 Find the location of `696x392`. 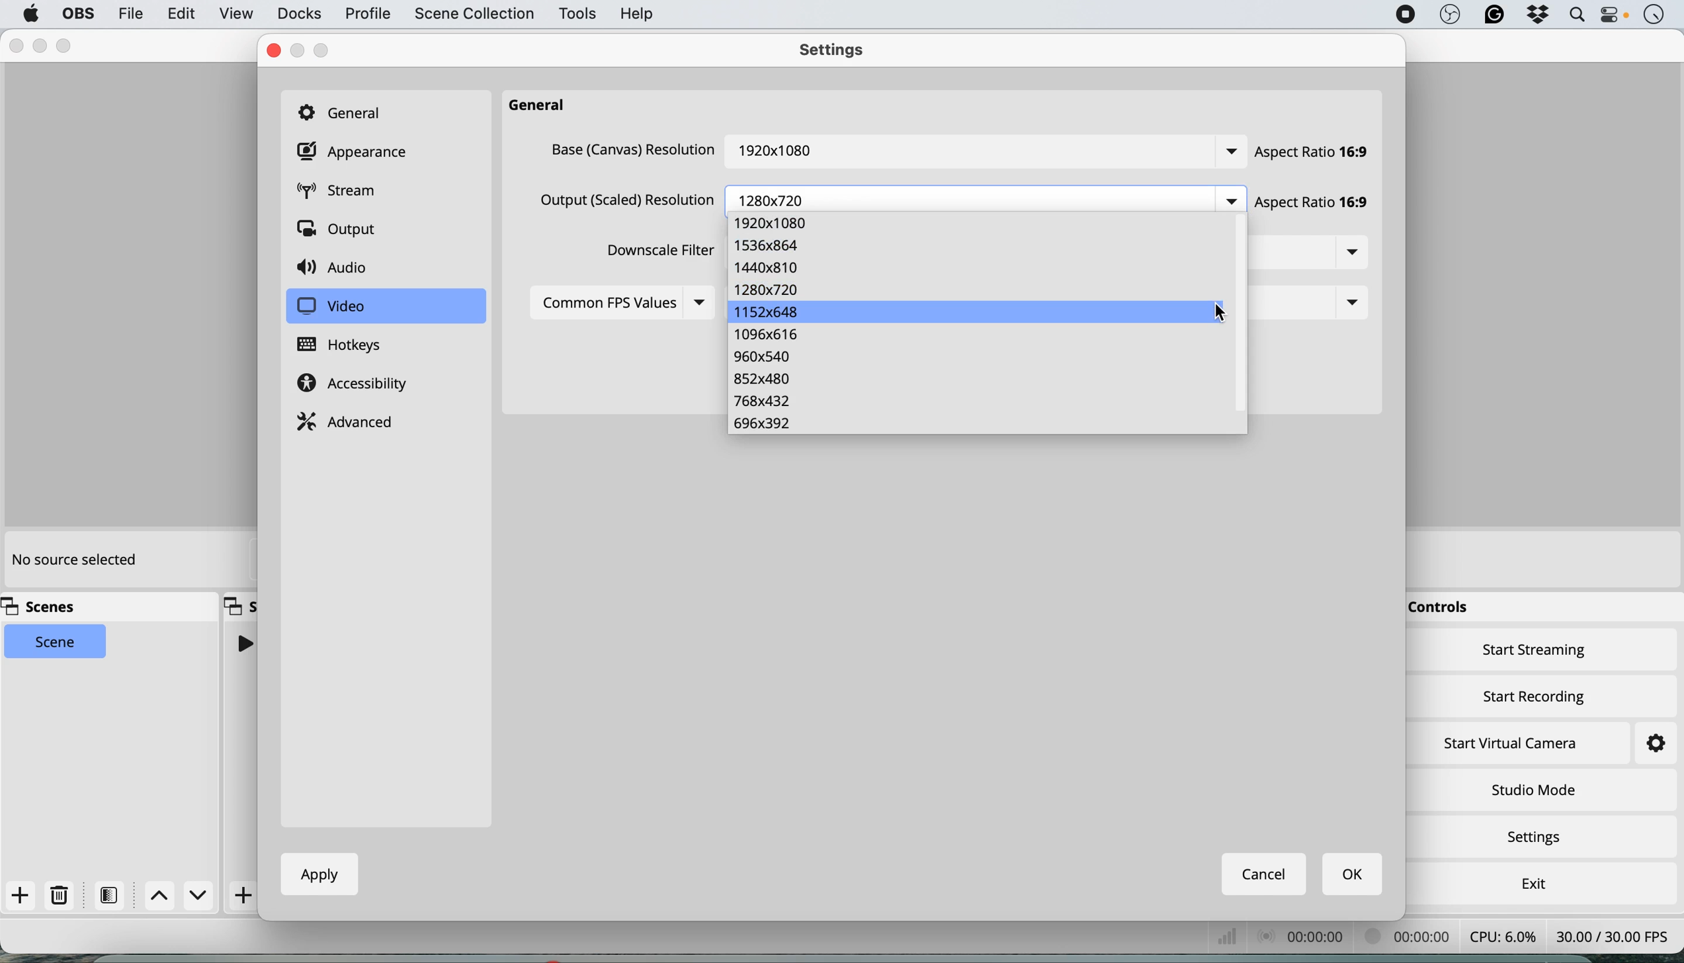

696x392 is located at coordinates (763, 423).